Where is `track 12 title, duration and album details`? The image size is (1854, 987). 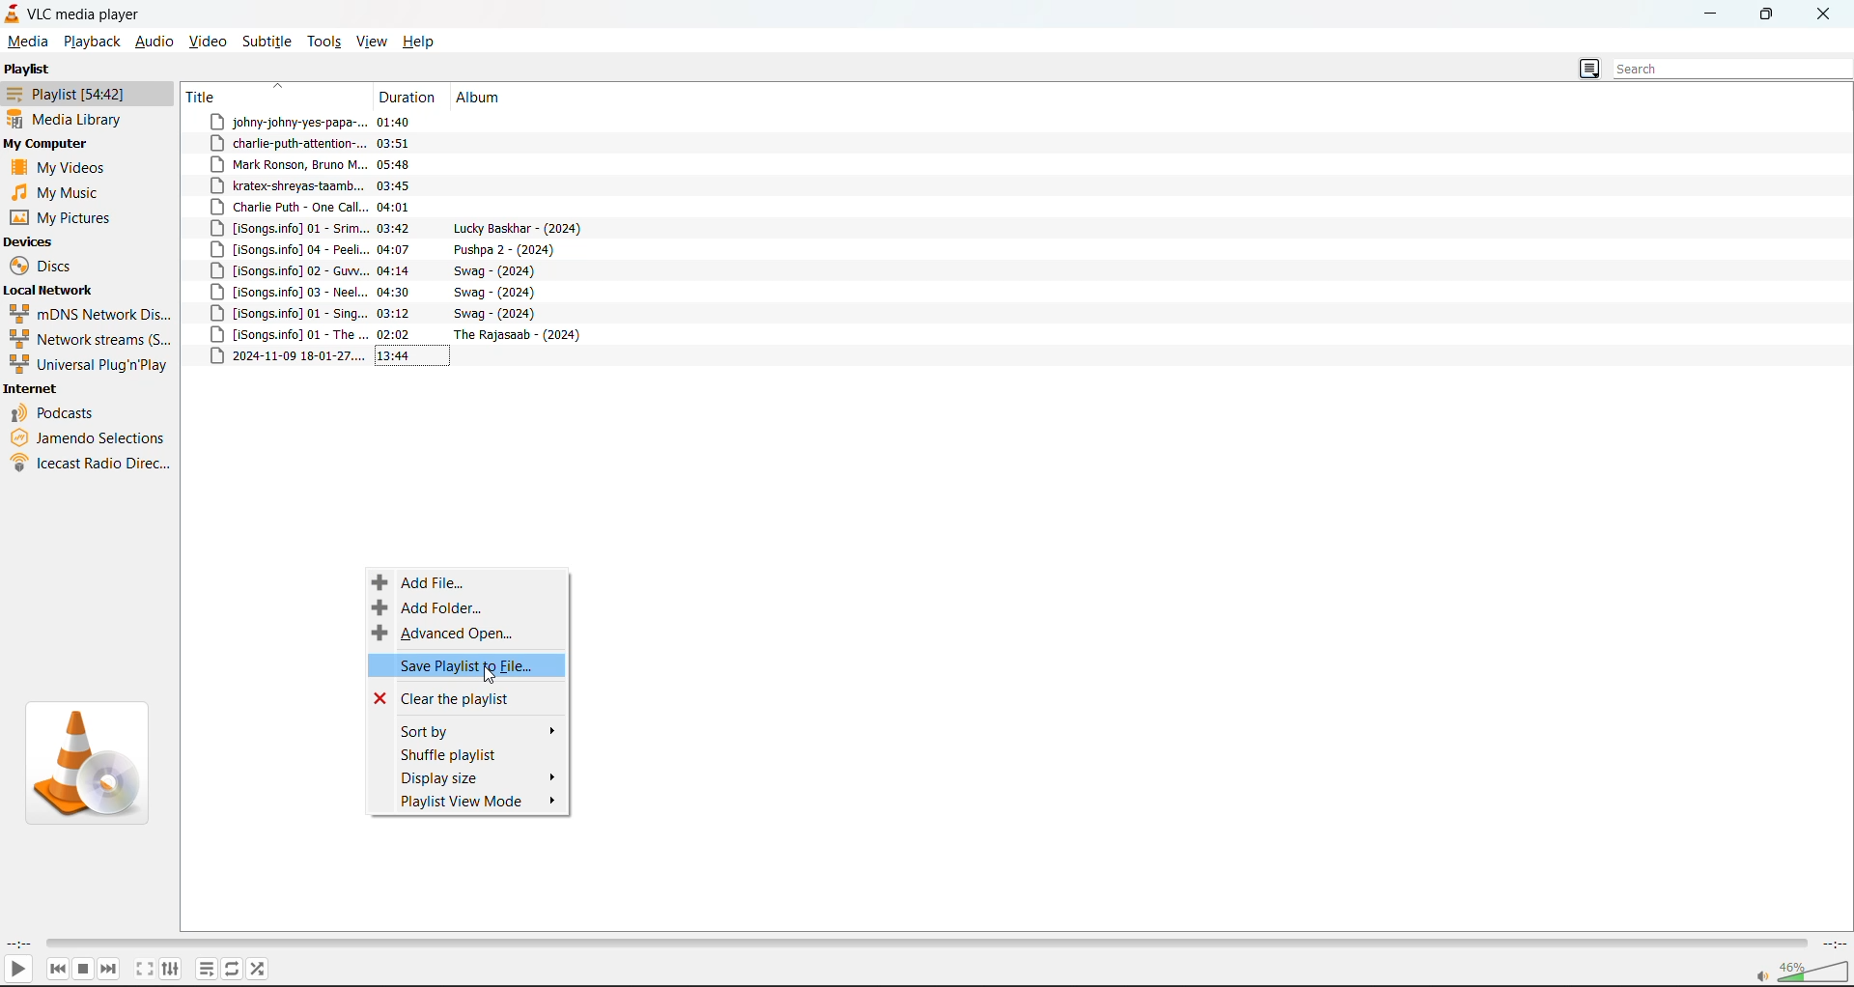 track 12 title, duration and album details is located at coordinates (404, 356).